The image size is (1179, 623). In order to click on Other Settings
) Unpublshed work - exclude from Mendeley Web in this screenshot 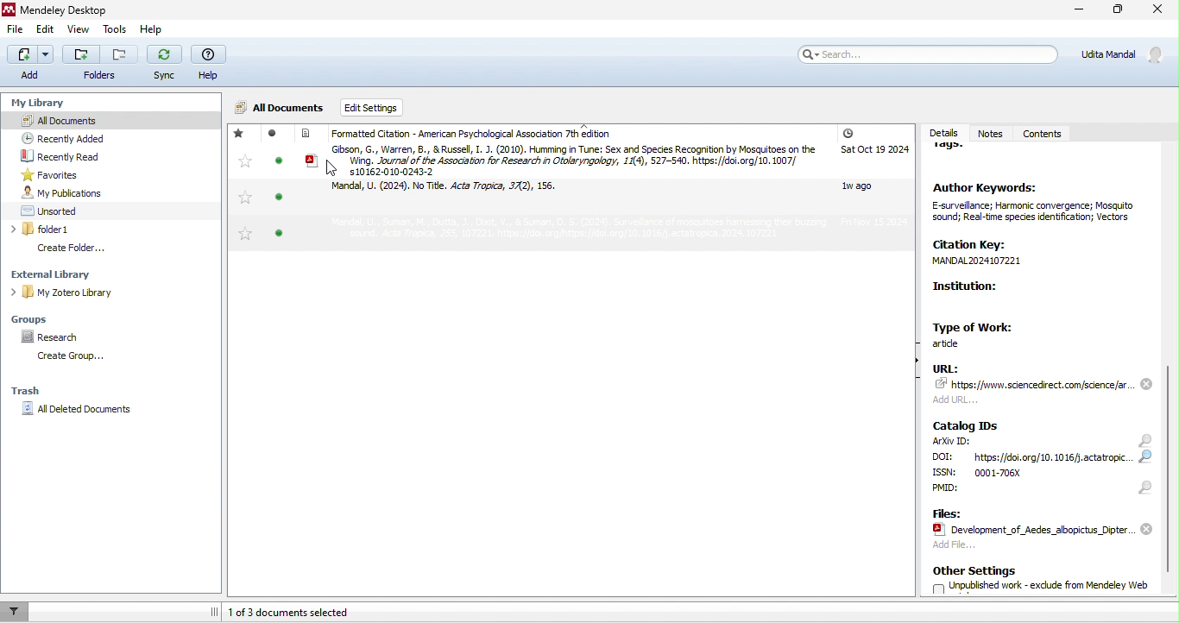, I will do `click(1042, 581)`.